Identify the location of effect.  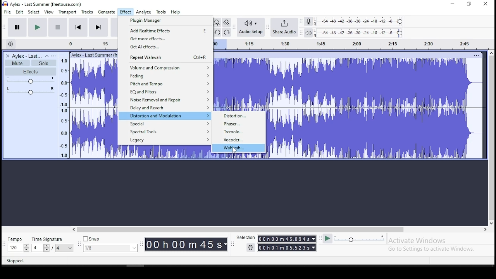
(126, 12).